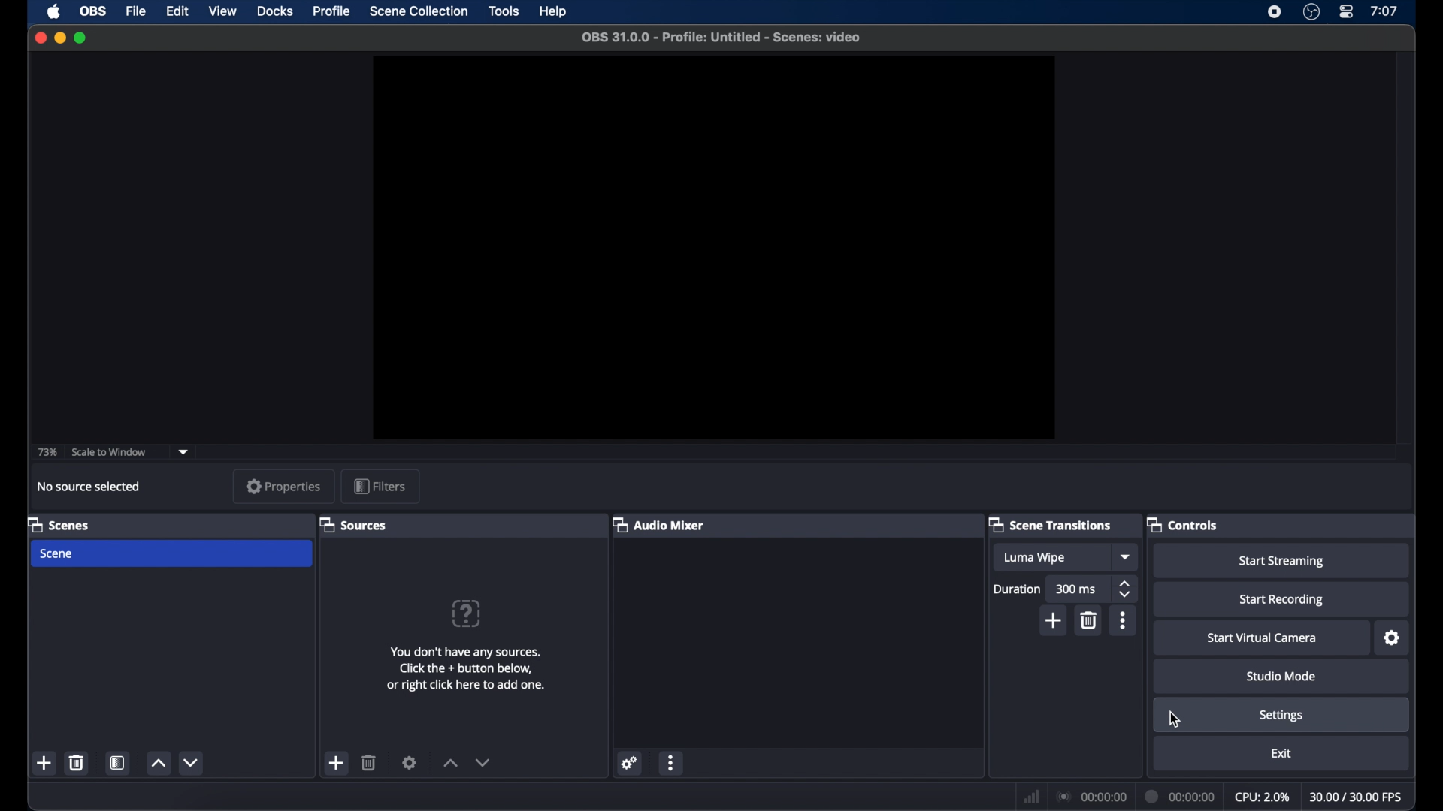 Image resolution: width=1443 pixels, height=811 pixels. What do you see at coordinates (334, 12) in the screenshot?
I see `profile` at bounding box center [334, 12].